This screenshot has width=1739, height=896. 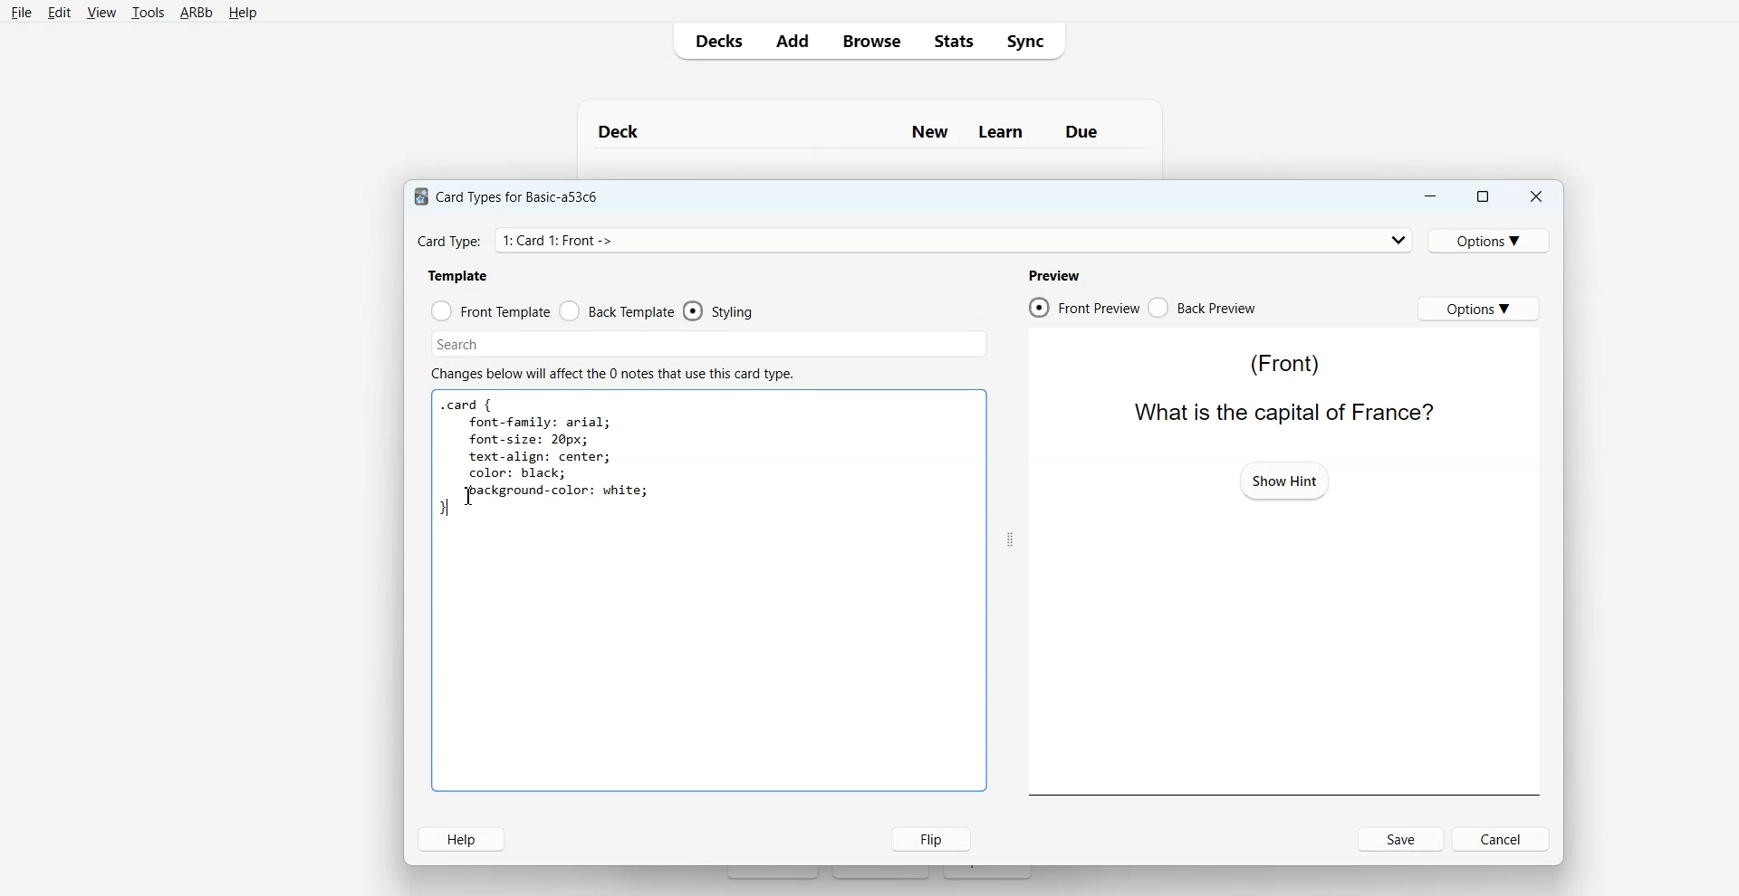 What do you see at coordinates (1492, 240) in the screenshot?
I see `Options` at bounding box center [1492, 240].